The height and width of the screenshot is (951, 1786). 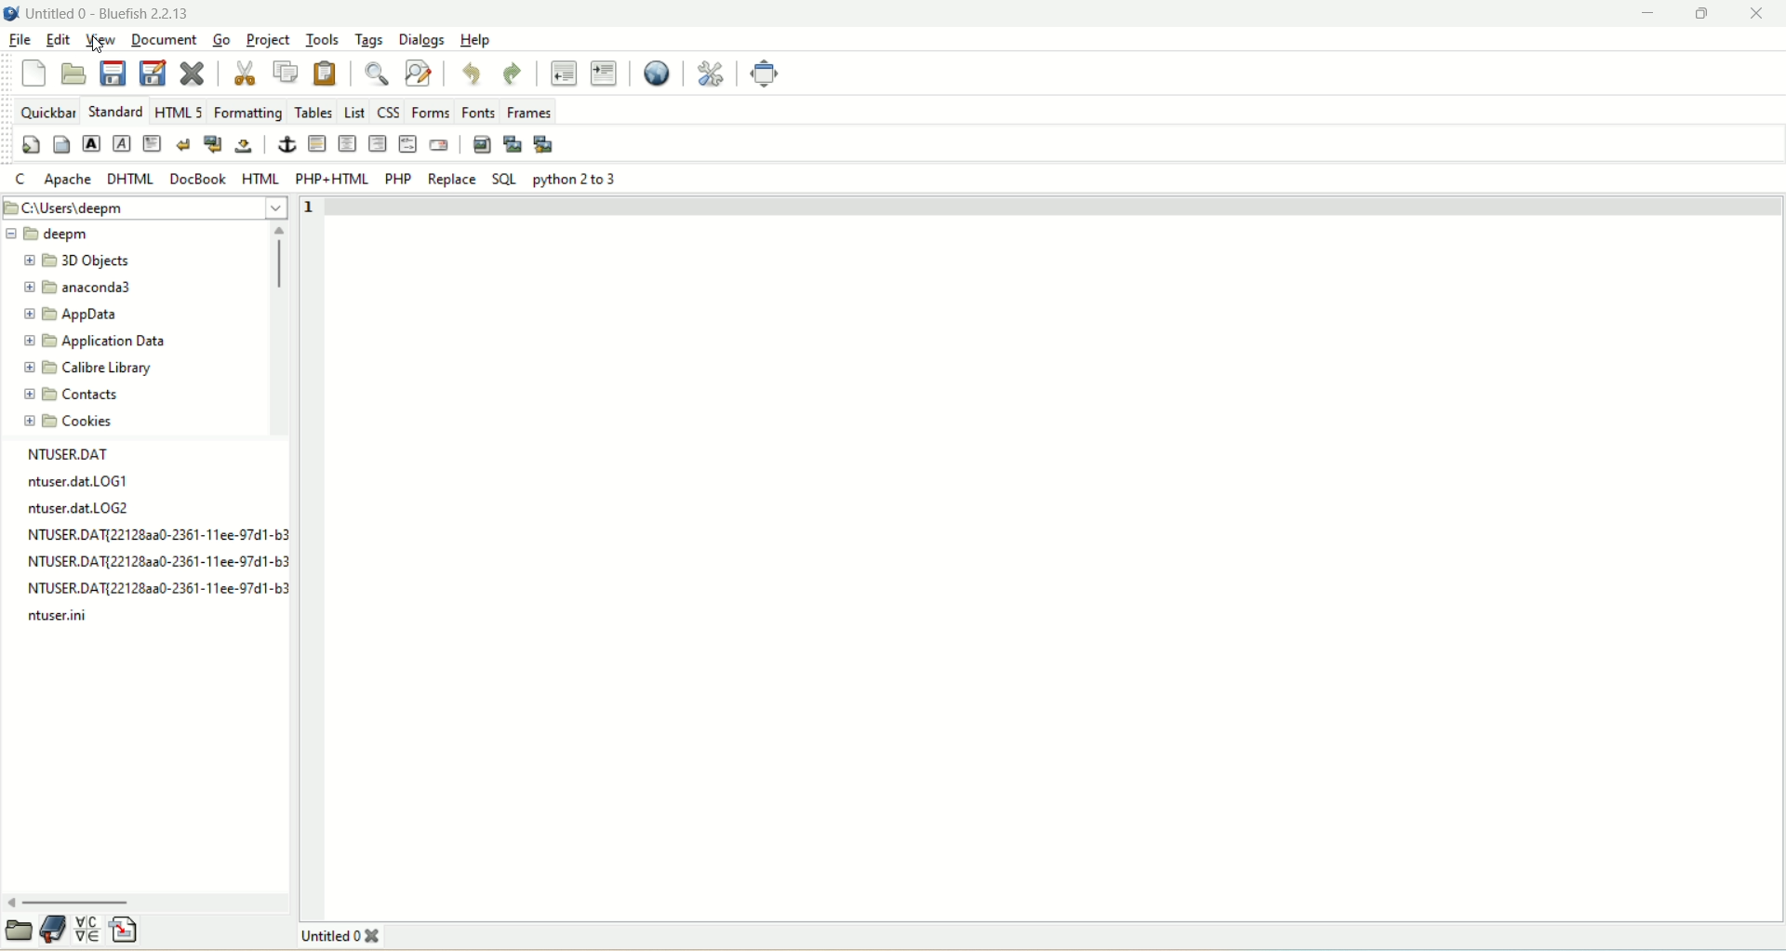 What do you see at coordinates (503, 177) in the screenshot?
I see `SQL` at bounding box center [503, 177].